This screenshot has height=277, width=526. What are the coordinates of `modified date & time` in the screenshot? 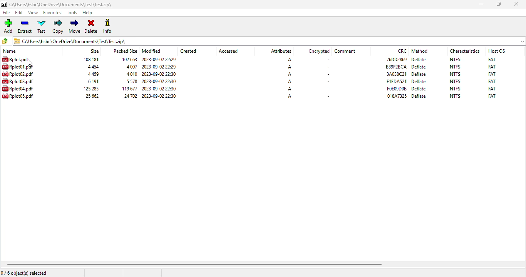 It's located at (159, 74).